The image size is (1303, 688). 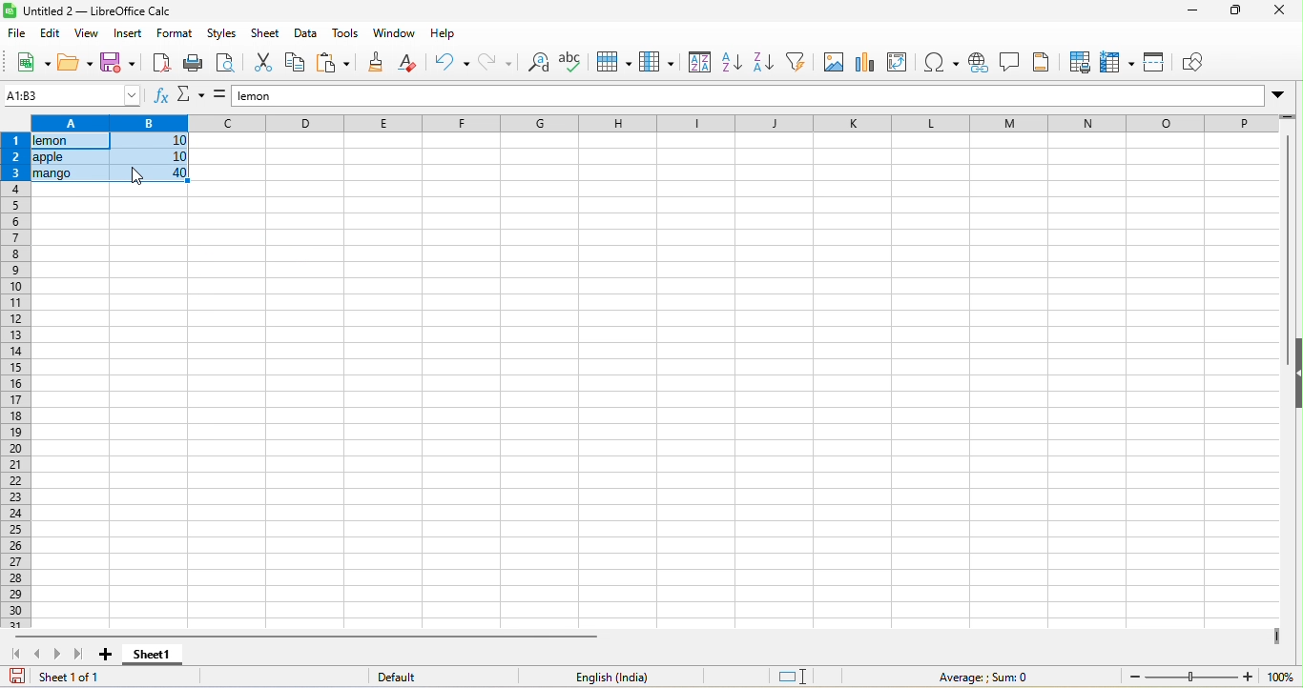 I want to click on clone formatting, so click(x=374, y=64).